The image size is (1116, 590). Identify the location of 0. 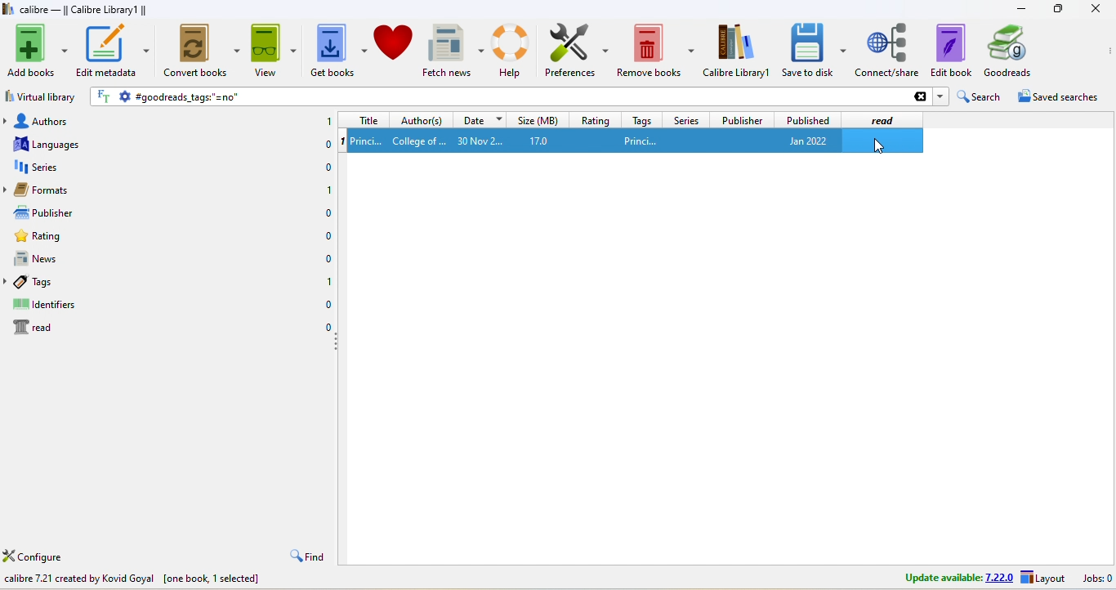
(324, 146).